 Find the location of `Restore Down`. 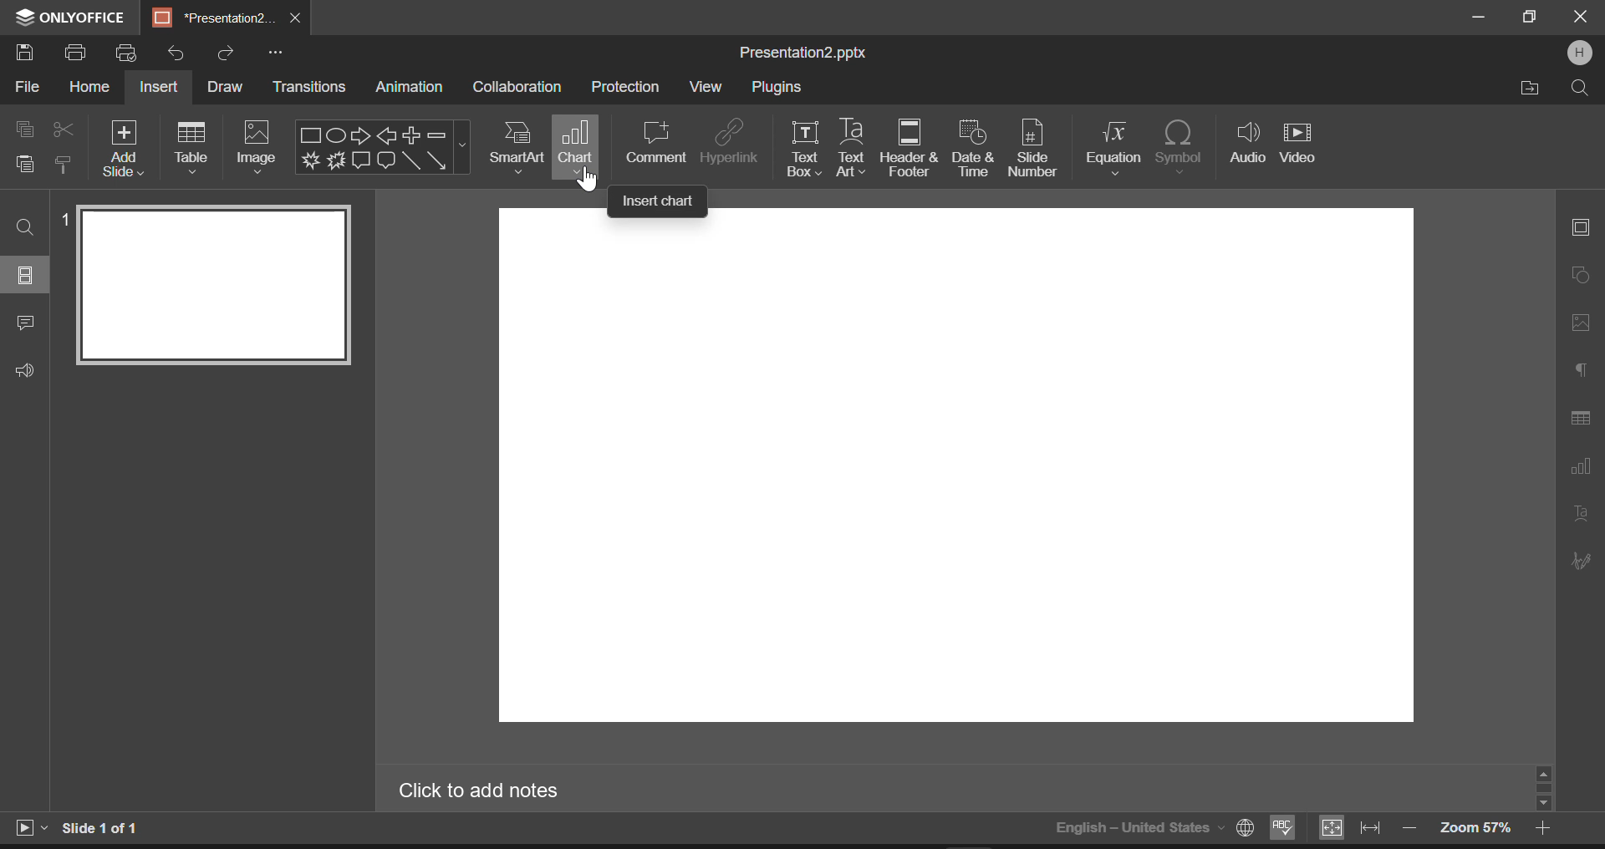

Restore Down is located at coordinates (1481, 18).